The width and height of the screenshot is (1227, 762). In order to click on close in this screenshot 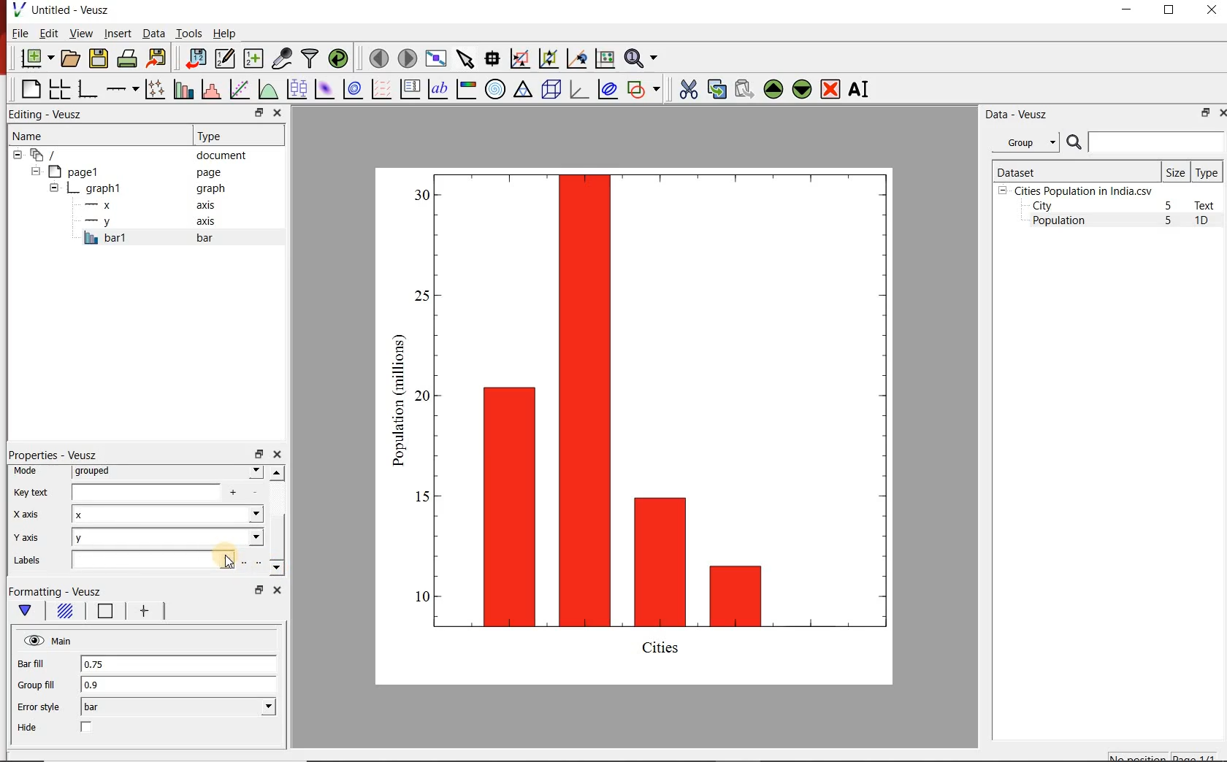, I will do `click(275, 590)`.